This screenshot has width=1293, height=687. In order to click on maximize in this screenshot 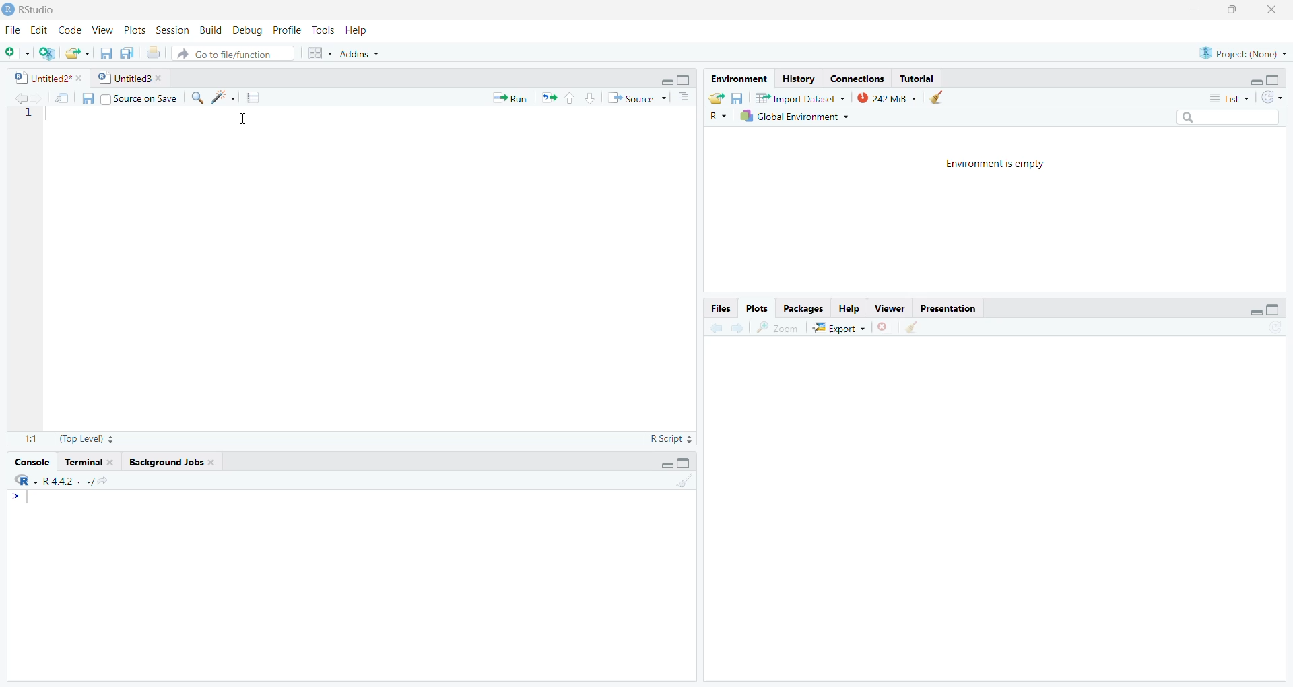, I will do `click(685, 79)`.